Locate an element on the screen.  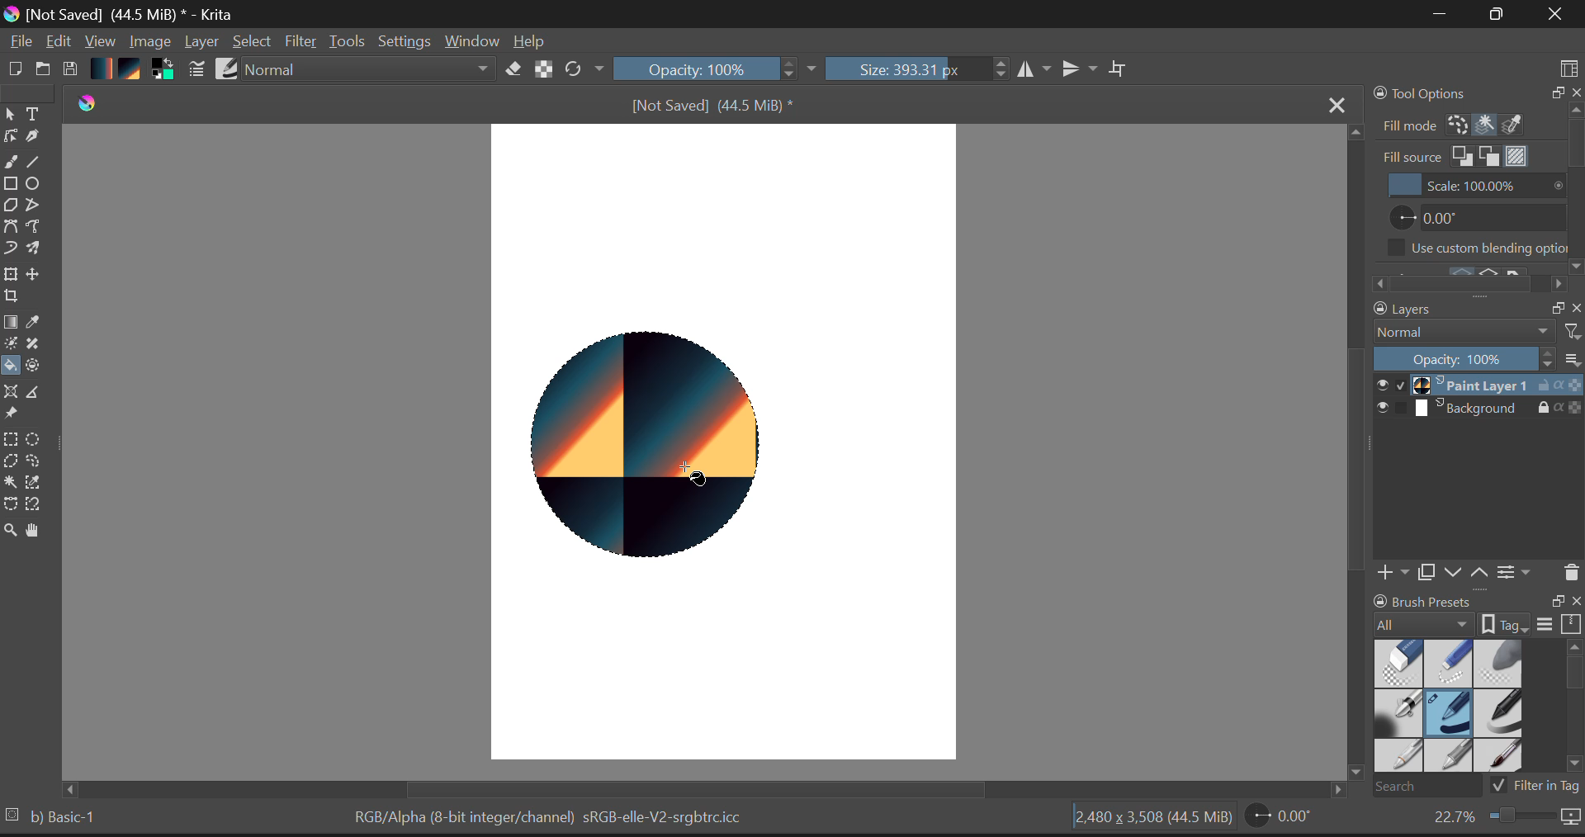
File is located at coordinates (20, 44).